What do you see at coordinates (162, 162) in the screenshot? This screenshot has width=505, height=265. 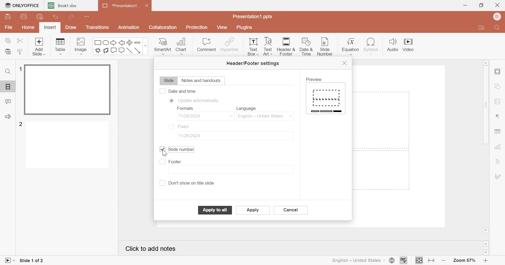 I see `Checkbox` at bounding box center [162, 162].